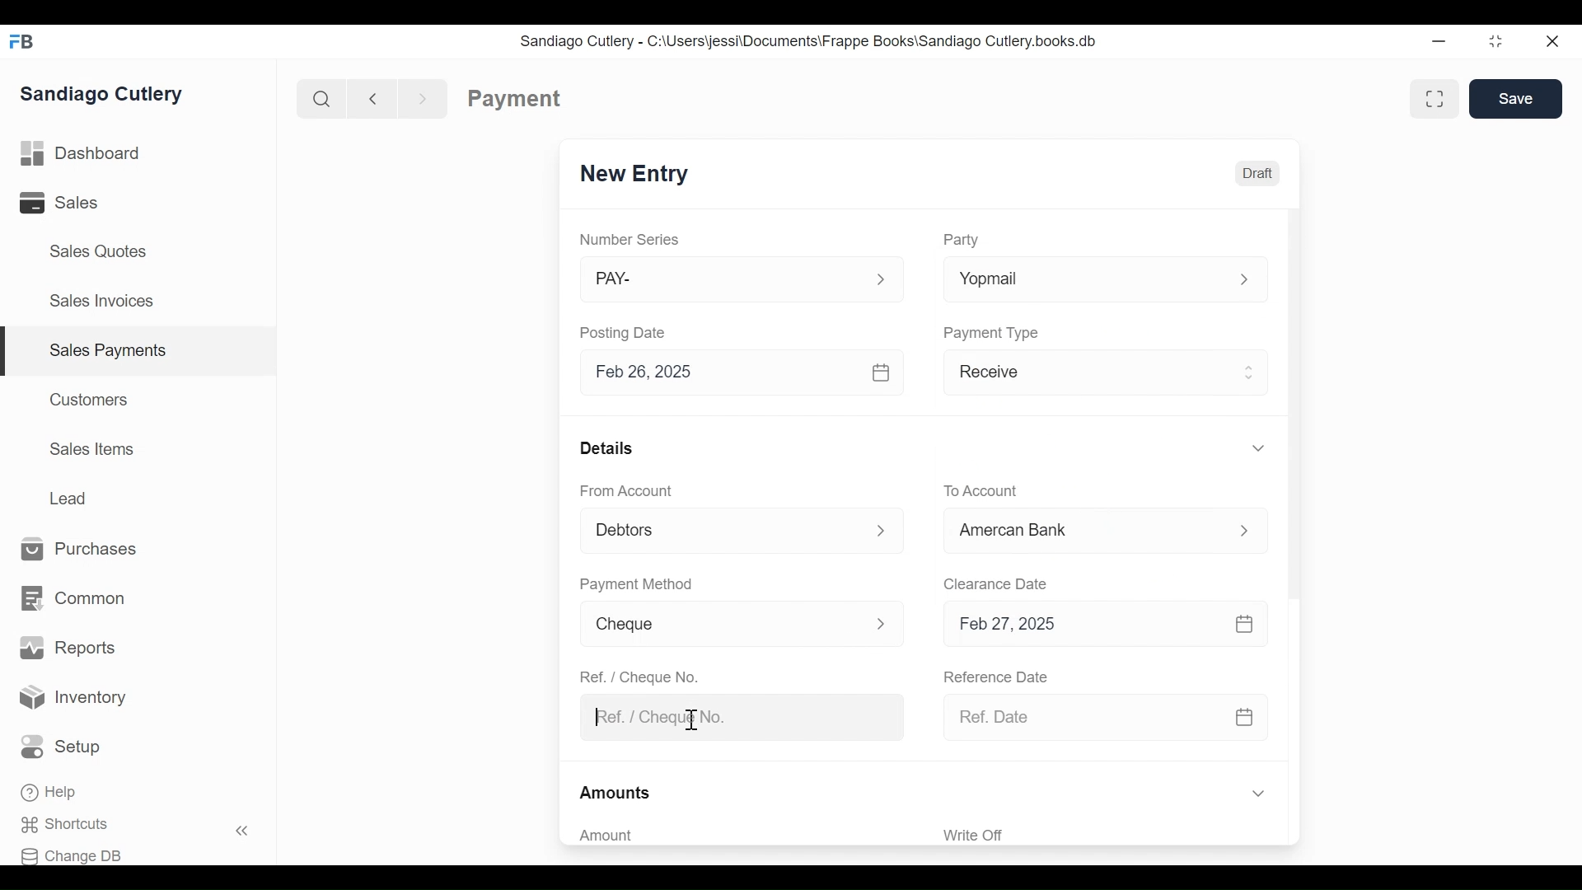 The height and width of the screenshot is (890, 1582). I want to click on Payment Method, so click(636, 585).